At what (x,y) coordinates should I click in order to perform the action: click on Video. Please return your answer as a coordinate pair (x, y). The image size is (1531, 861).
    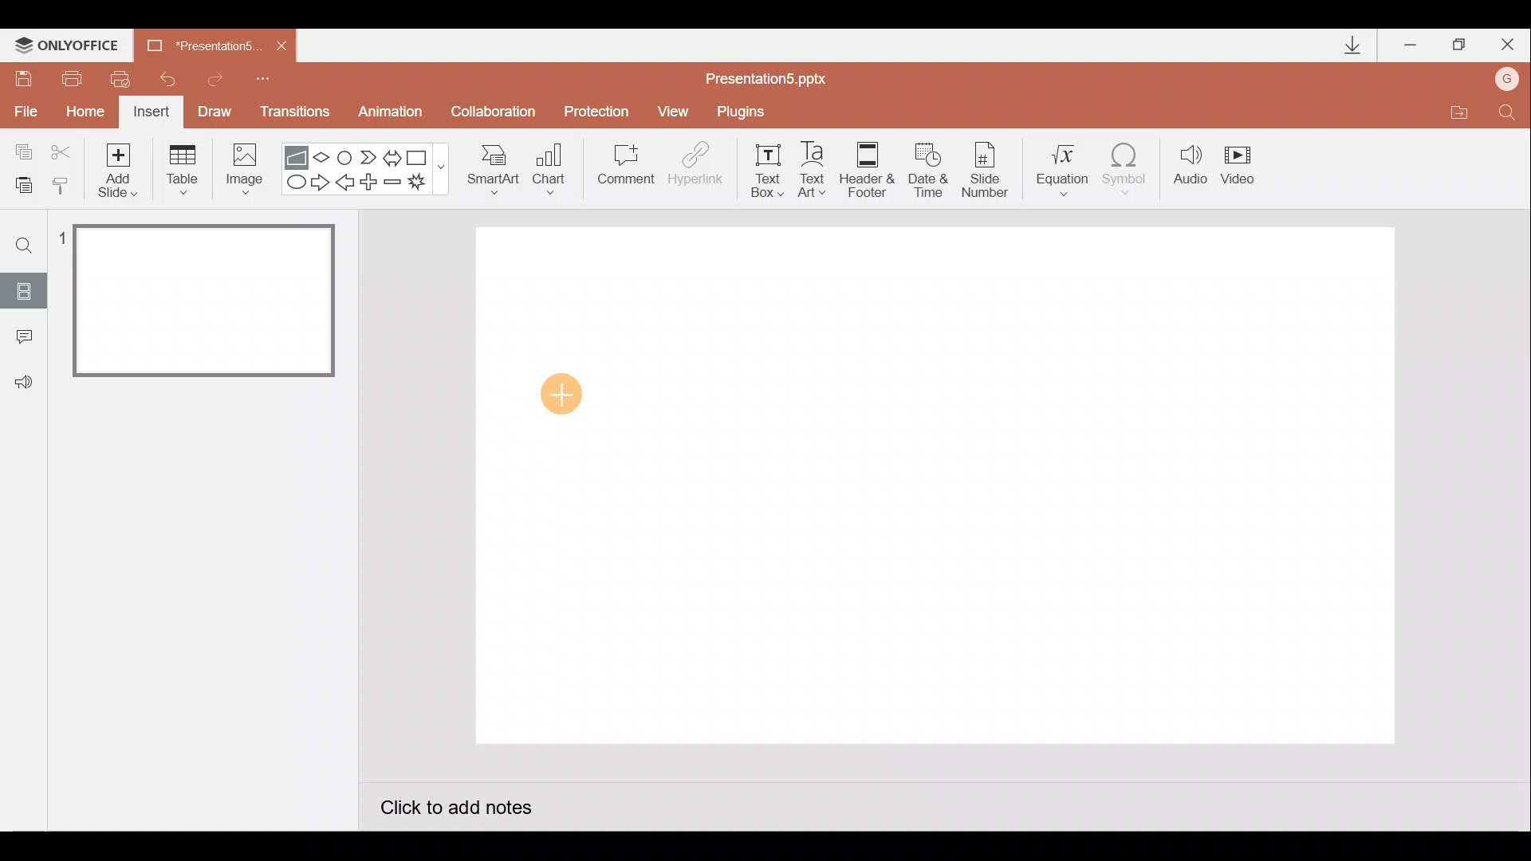
    Looking at the image, I should click on (1244, 167).